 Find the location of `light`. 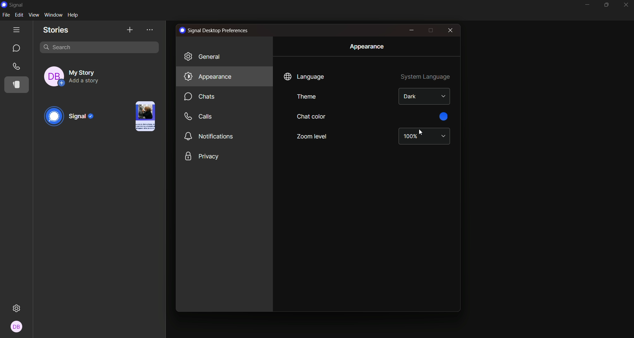

light is located at coordinates (423, 96).